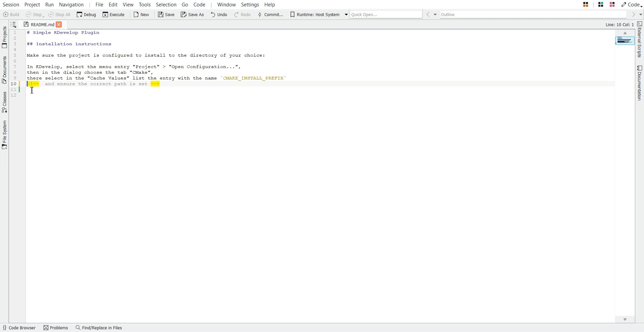 The width and height of the screenshot is (644, 332). What do you see at coordinates (199, 4) in the screenshot?
I see `Code` at bounding box center [199, 4].